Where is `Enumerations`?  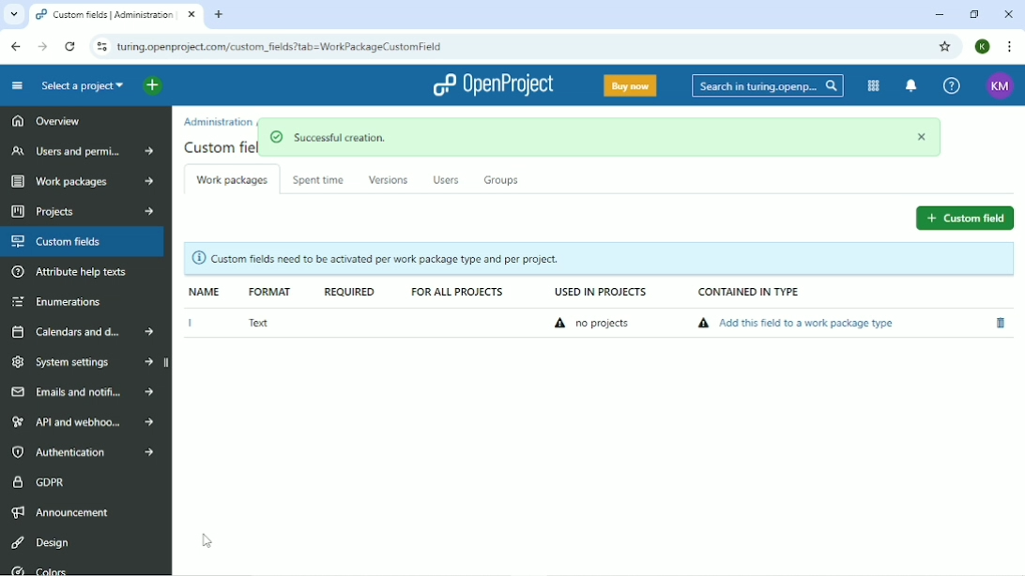 Enumerations is located at coordinates (55, 302).